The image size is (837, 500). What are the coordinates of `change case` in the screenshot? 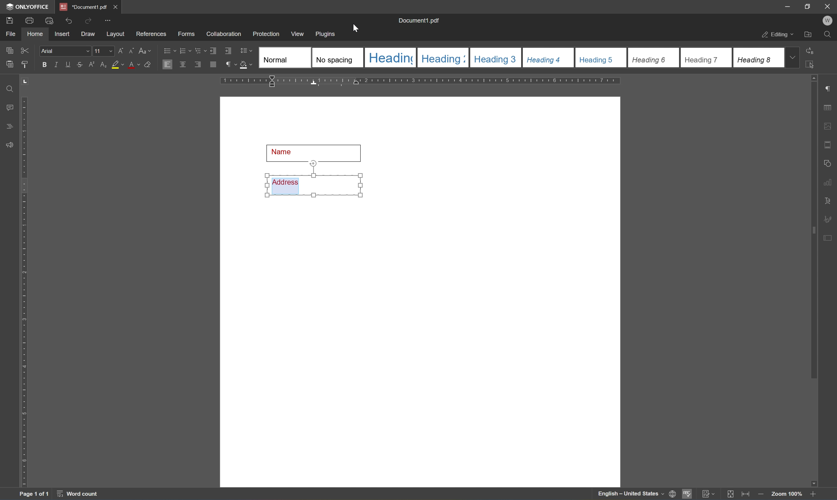 It's located at (146, 52).